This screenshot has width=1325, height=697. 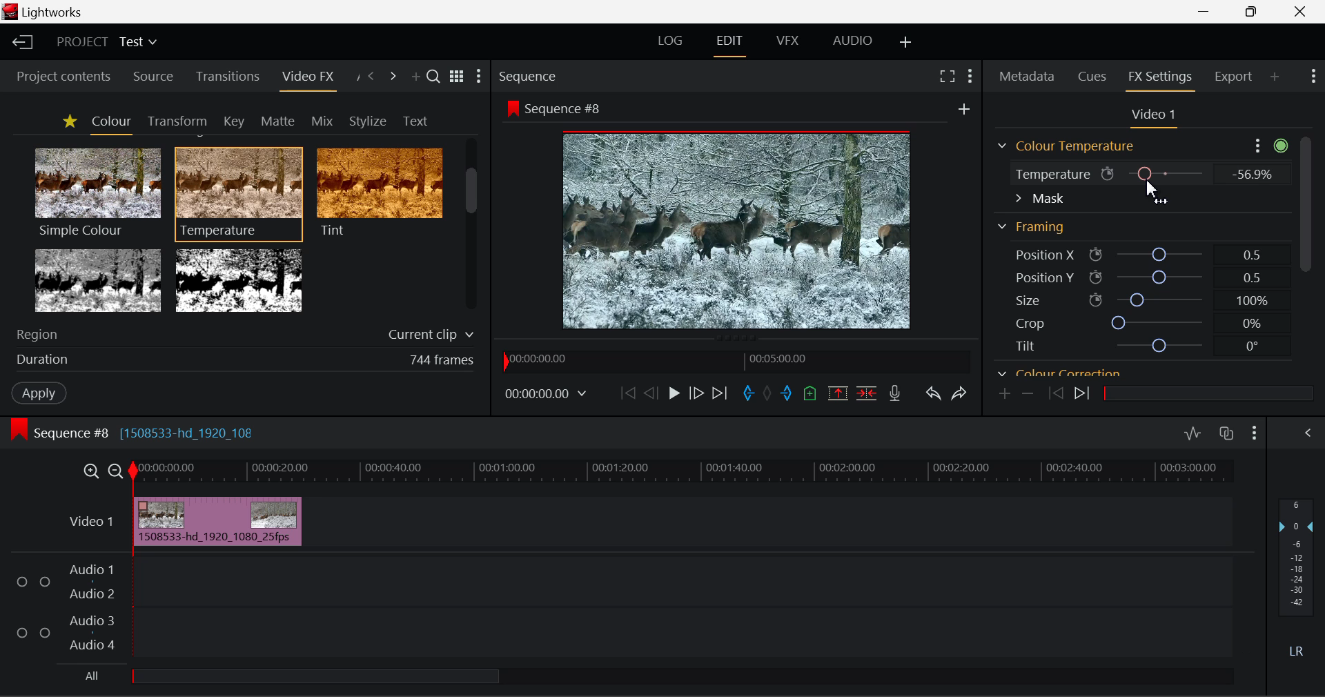 What do you see at coordinates (1308, 433) in the screenshot?
I see `Show Settings` at bounding box center [1308, 433].